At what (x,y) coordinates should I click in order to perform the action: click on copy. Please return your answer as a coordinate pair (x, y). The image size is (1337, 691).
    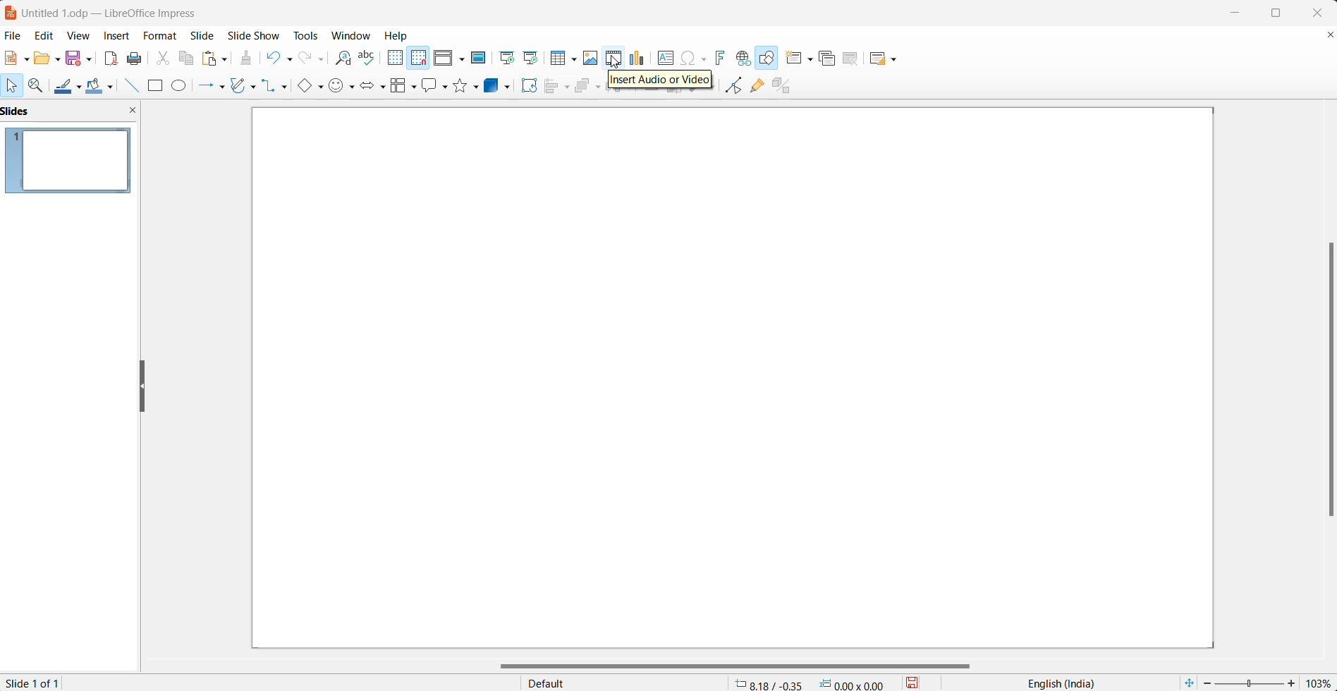
    Looking at the image, I should click on (186, 59).